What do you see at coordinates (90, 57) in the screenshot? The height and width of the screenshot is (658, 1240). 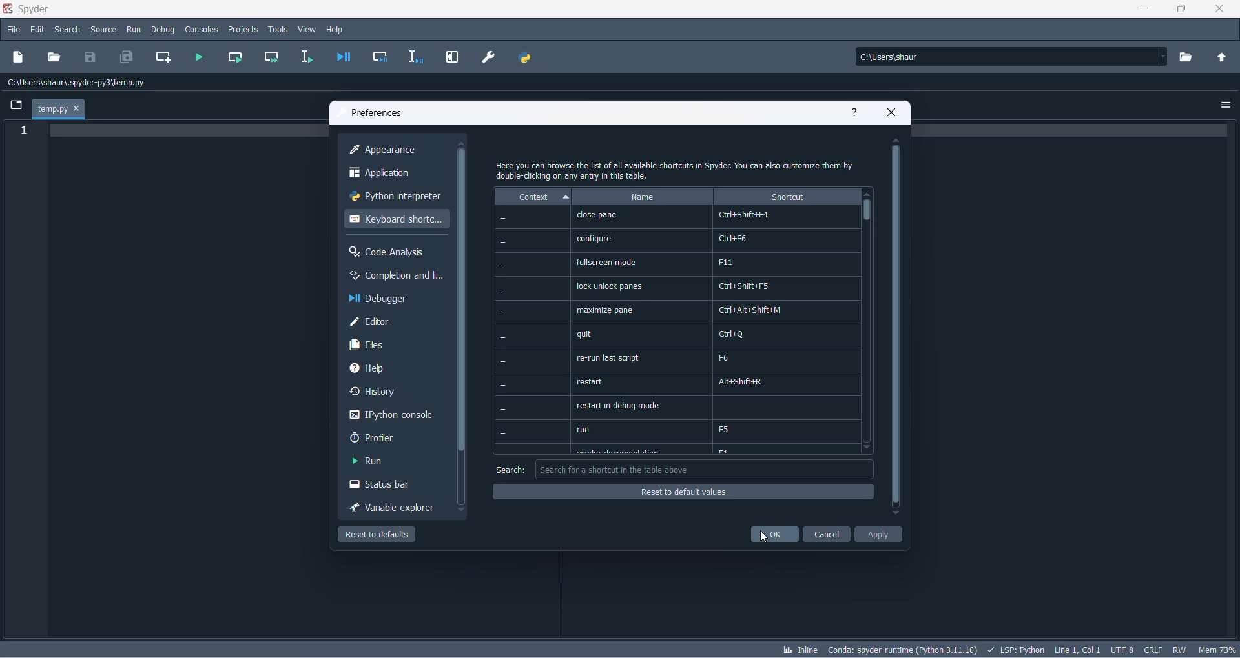 I see `save` at bounding box center [90, 57].